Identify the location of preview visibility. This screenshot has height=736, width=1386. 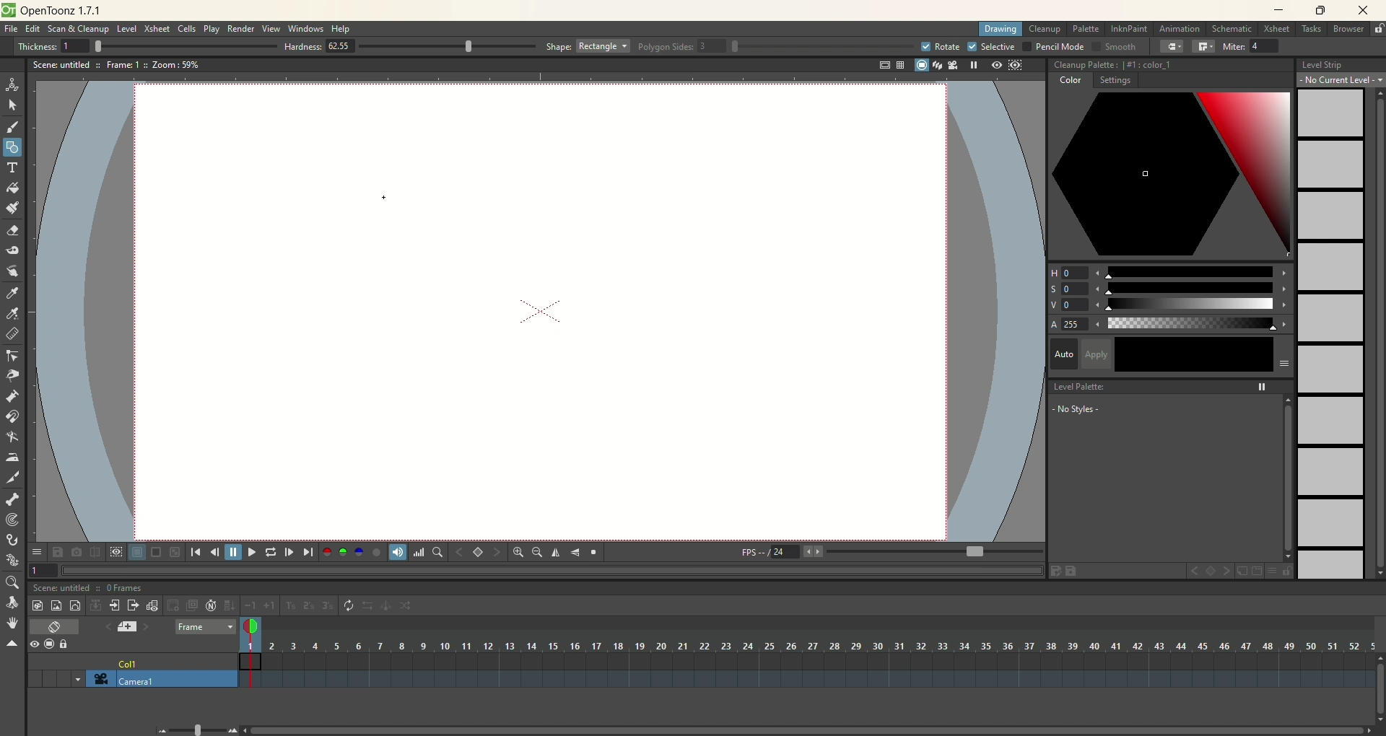
(34, 645).